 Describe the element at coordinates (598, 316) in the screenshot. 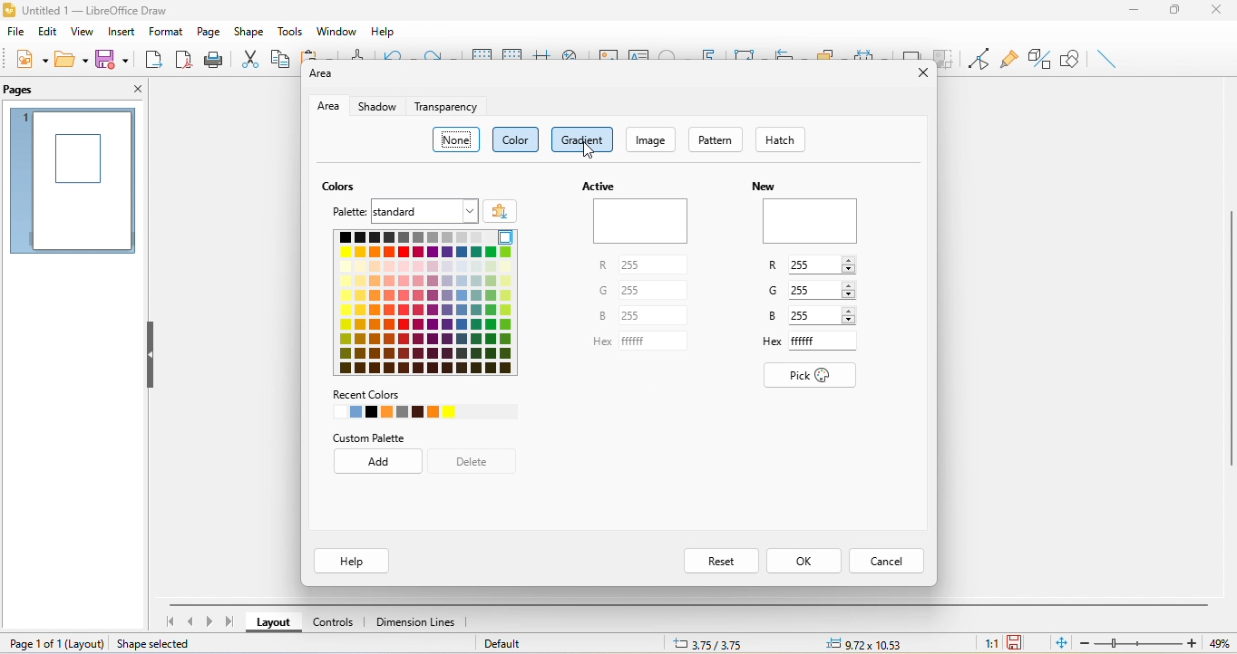

I see `b` at that location.